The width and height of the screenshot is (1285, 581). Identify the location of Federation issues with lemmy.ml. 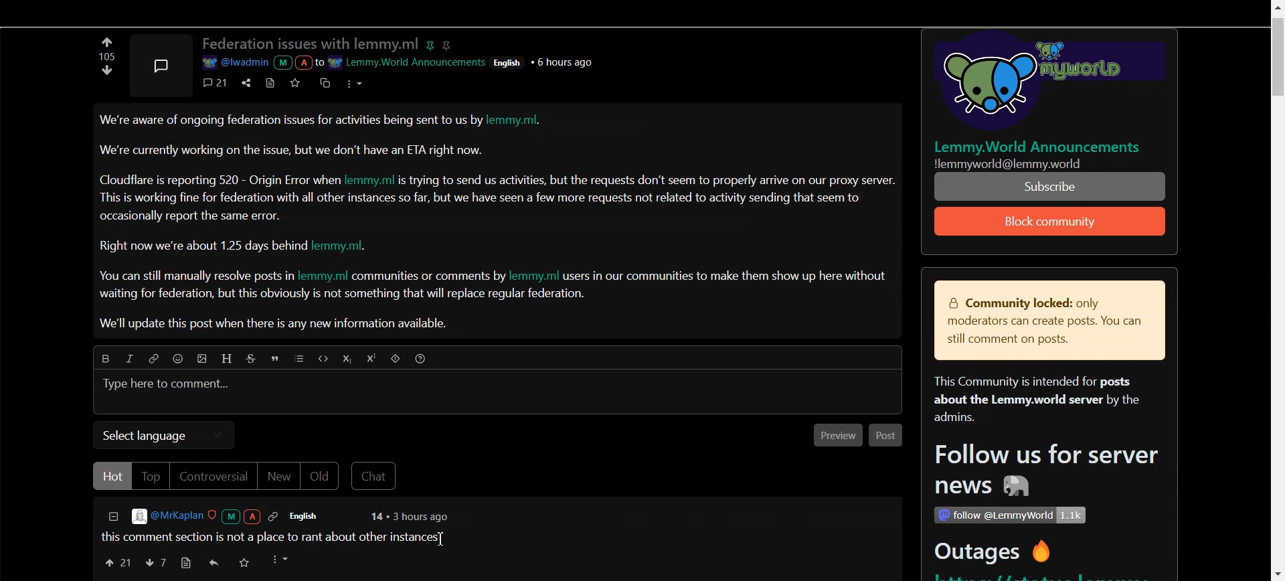
(311, 44).